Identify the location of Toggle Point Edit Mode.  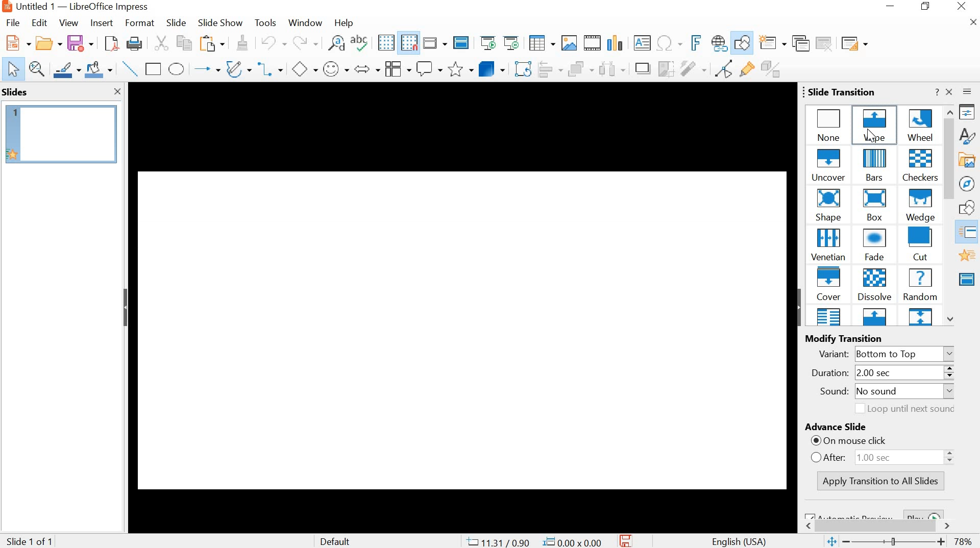
(726, 68).